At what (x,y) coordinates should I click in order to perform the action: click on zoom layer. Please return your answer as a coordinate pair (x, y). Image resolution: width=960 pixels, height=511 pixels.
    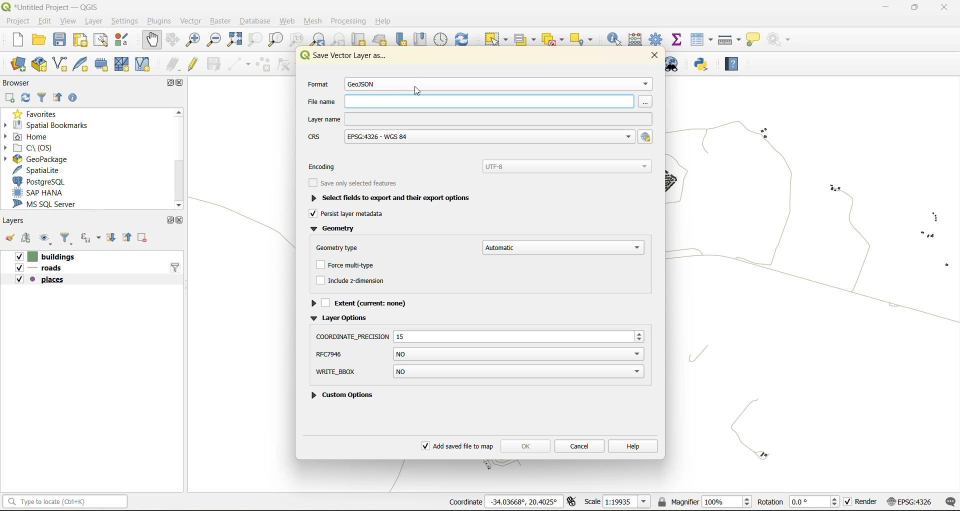
    Looking at the image, I should click on (275, 39).